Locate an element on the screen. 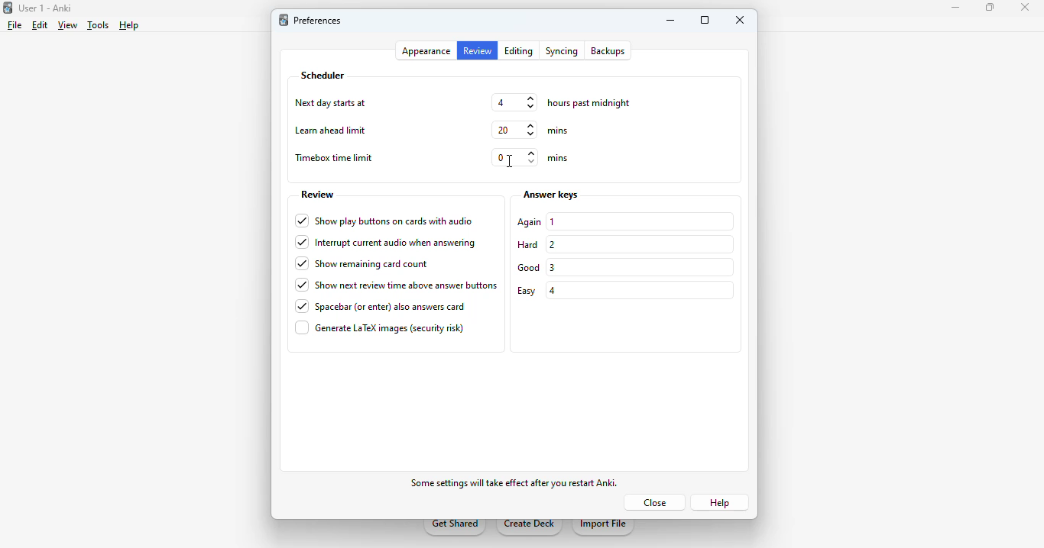 The image size is (1044, 548). mins is located at coordinates (559, 131).